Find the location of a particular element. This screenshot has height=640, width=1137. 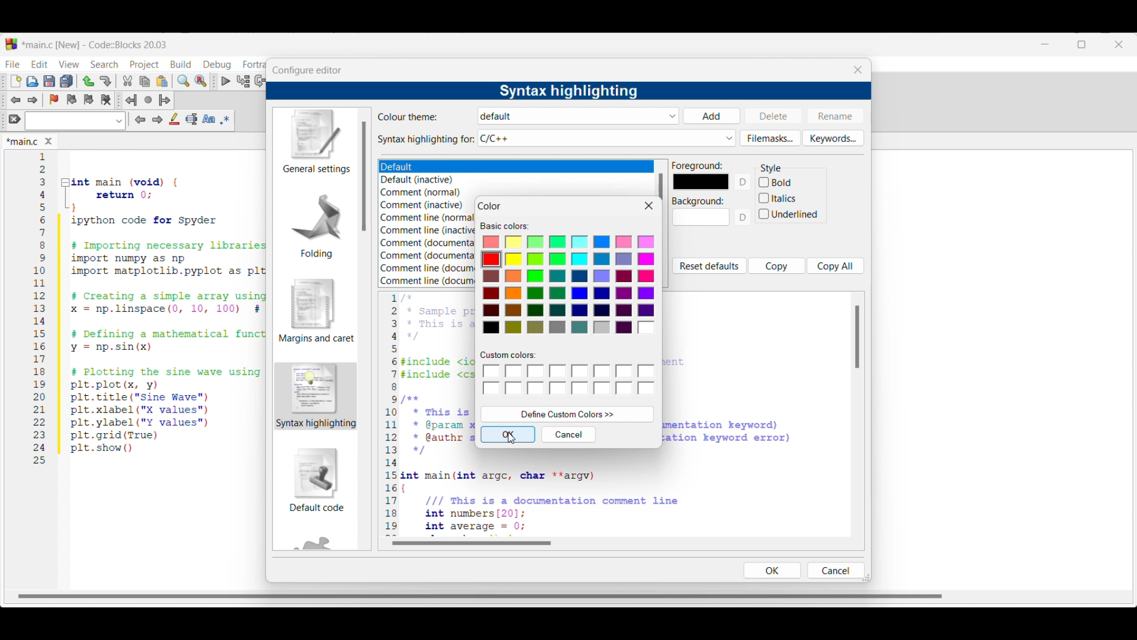

Settings title changed is located at coordinates (568, 91).